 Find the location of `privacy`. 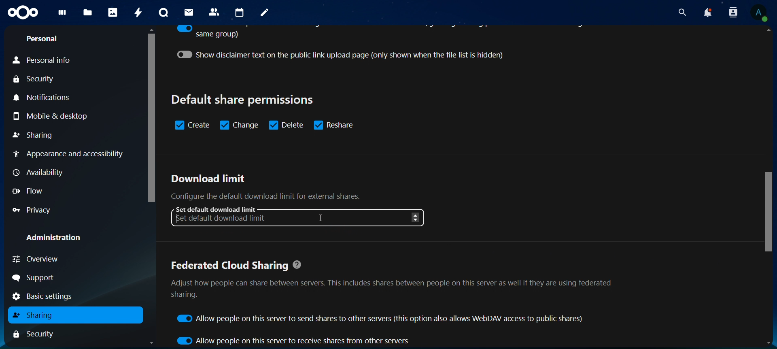

privacy is located at coordinates (34, 209).